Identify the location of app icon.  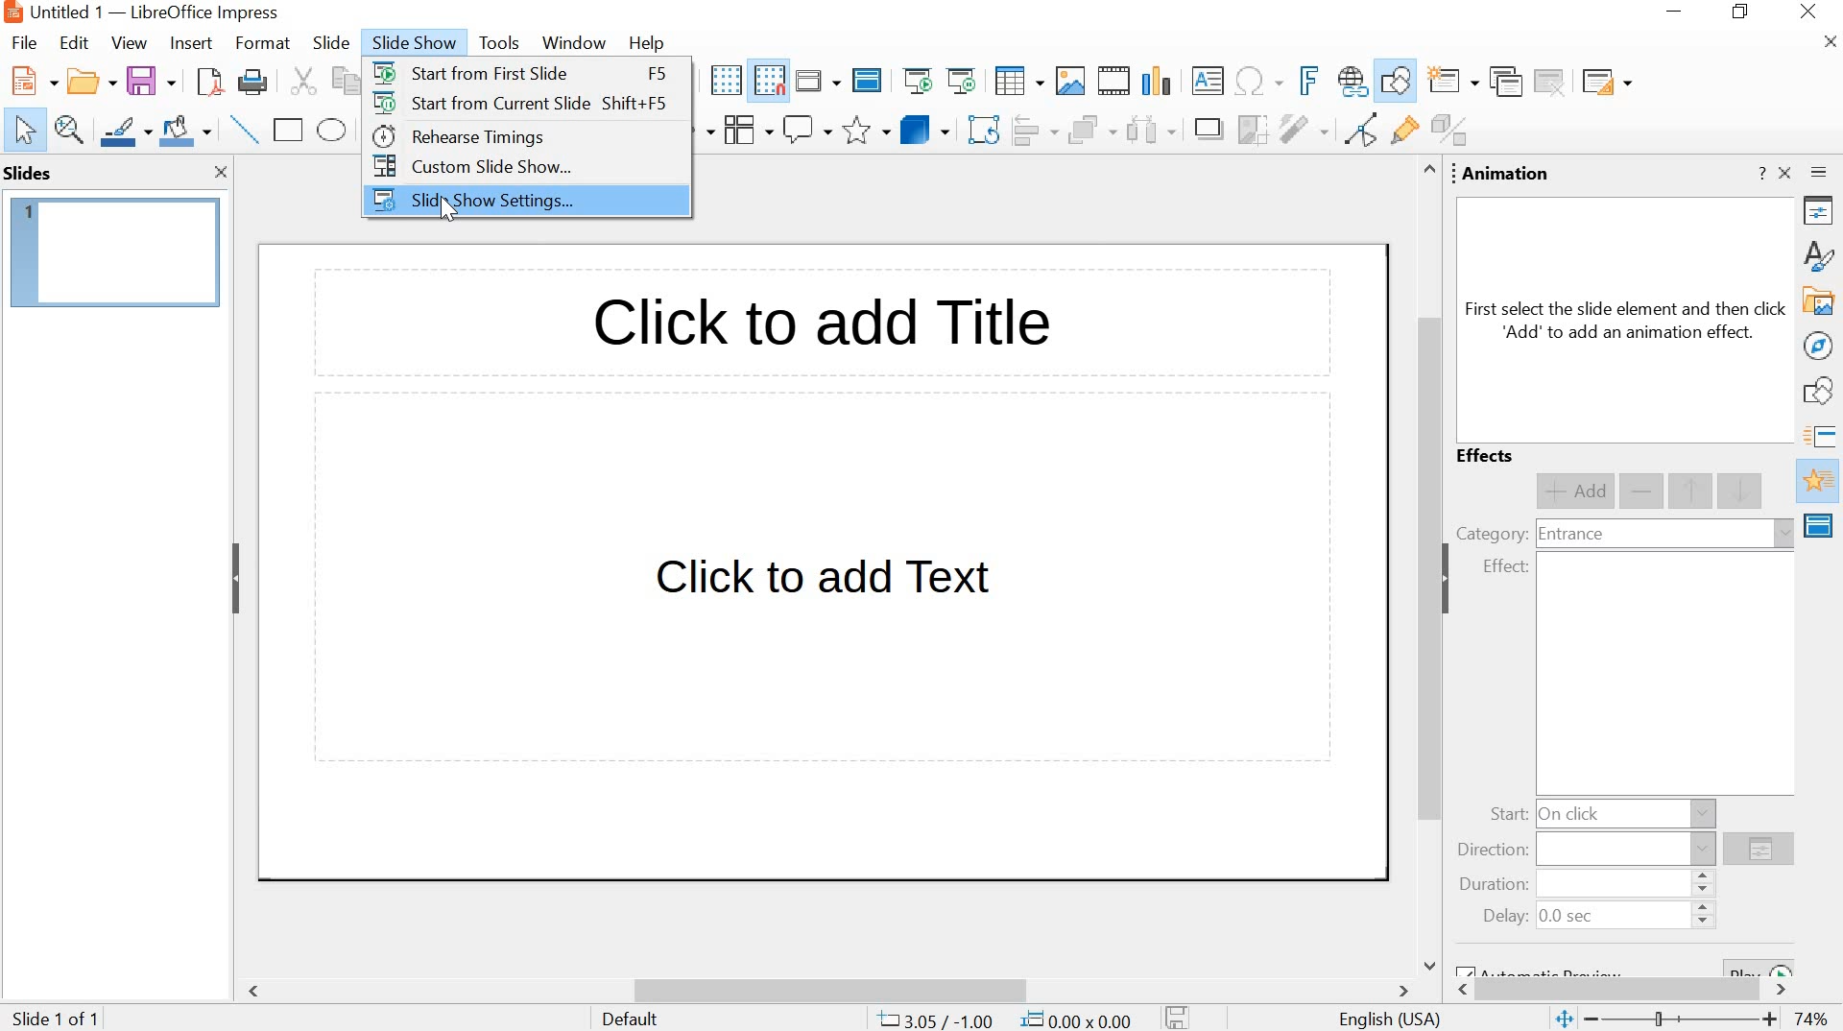
(12, 12).